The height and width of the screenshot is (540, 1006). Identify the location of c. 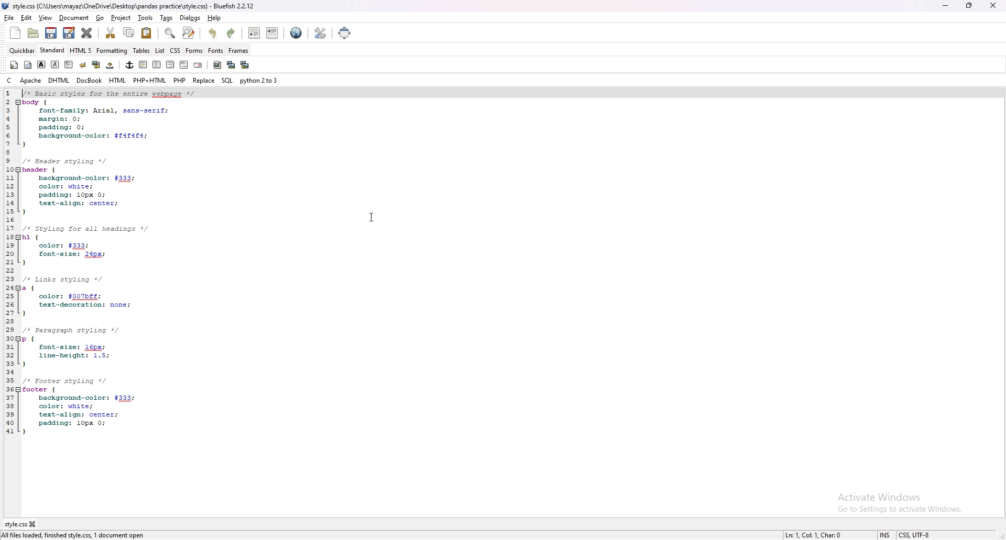
(10, 80).